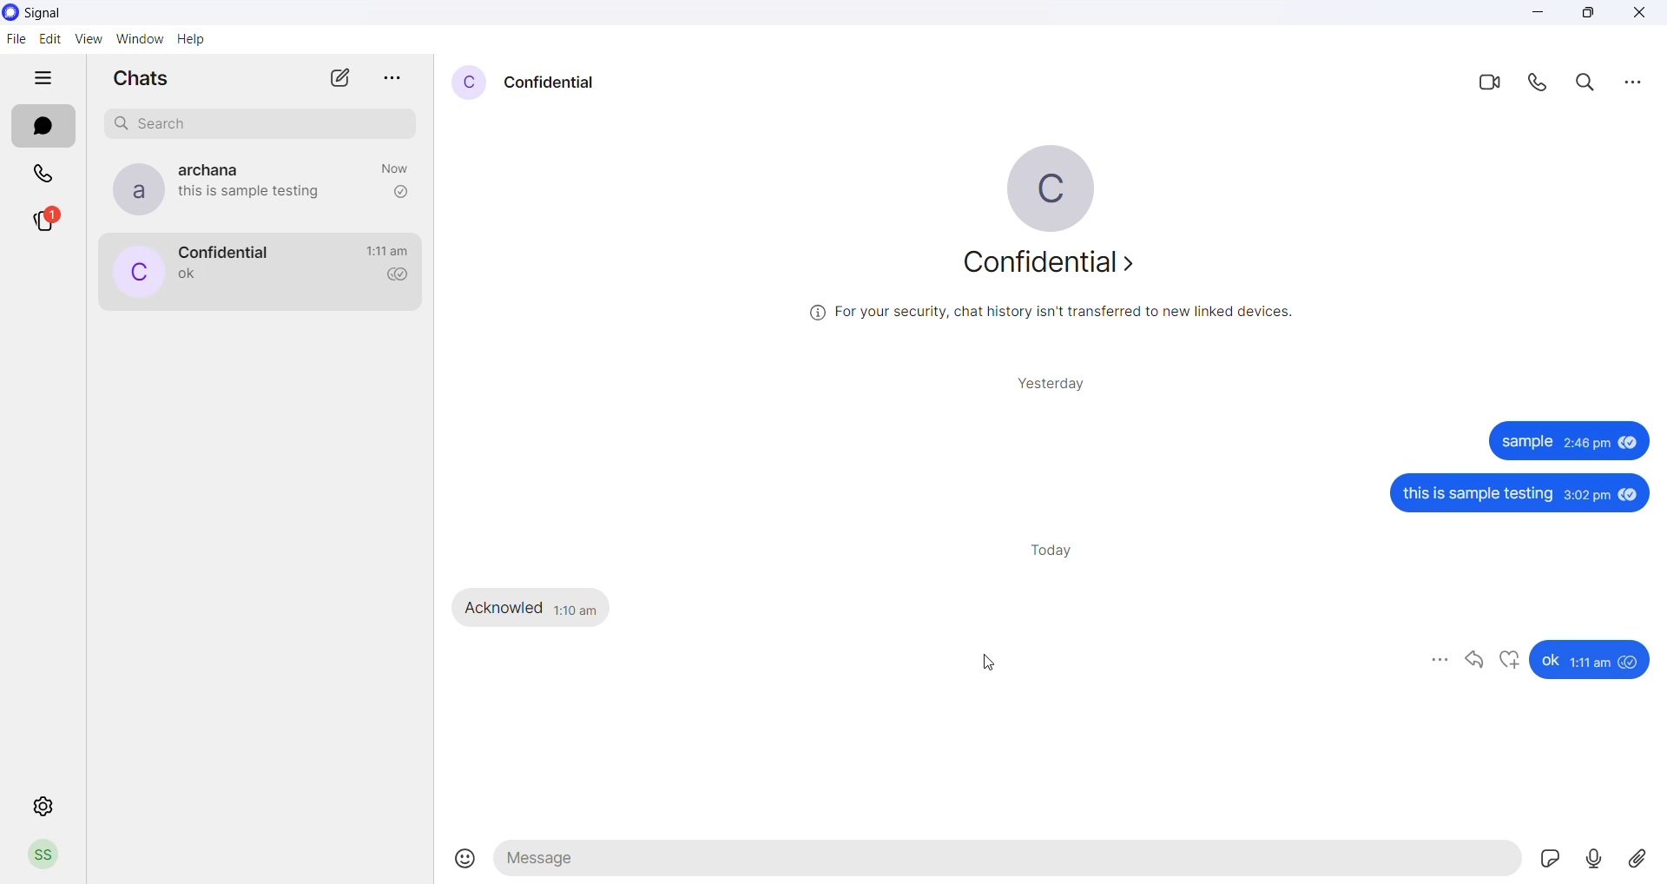  Describe the element at coordinates (467, 82) in the screenshot. I see `contact profile picture` at that location.